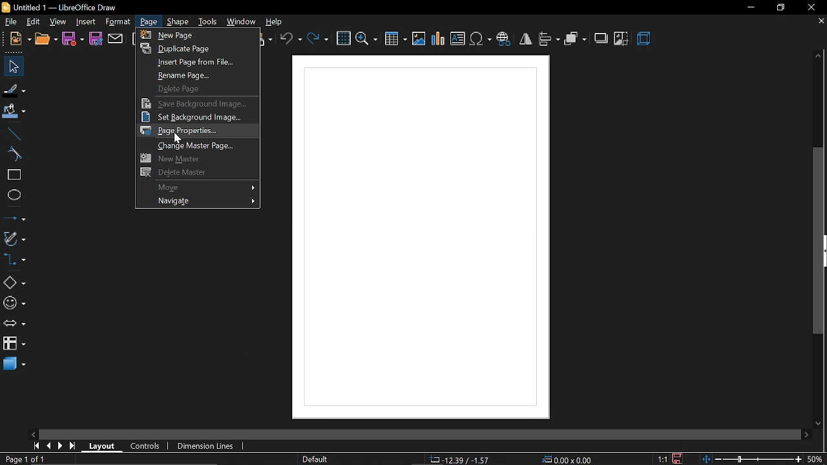 This screenshot has width=827, height=465. What do you see at coordinates (74, 446) in the screenshot?
I see `go to last page` at bounding box center [74, 446].